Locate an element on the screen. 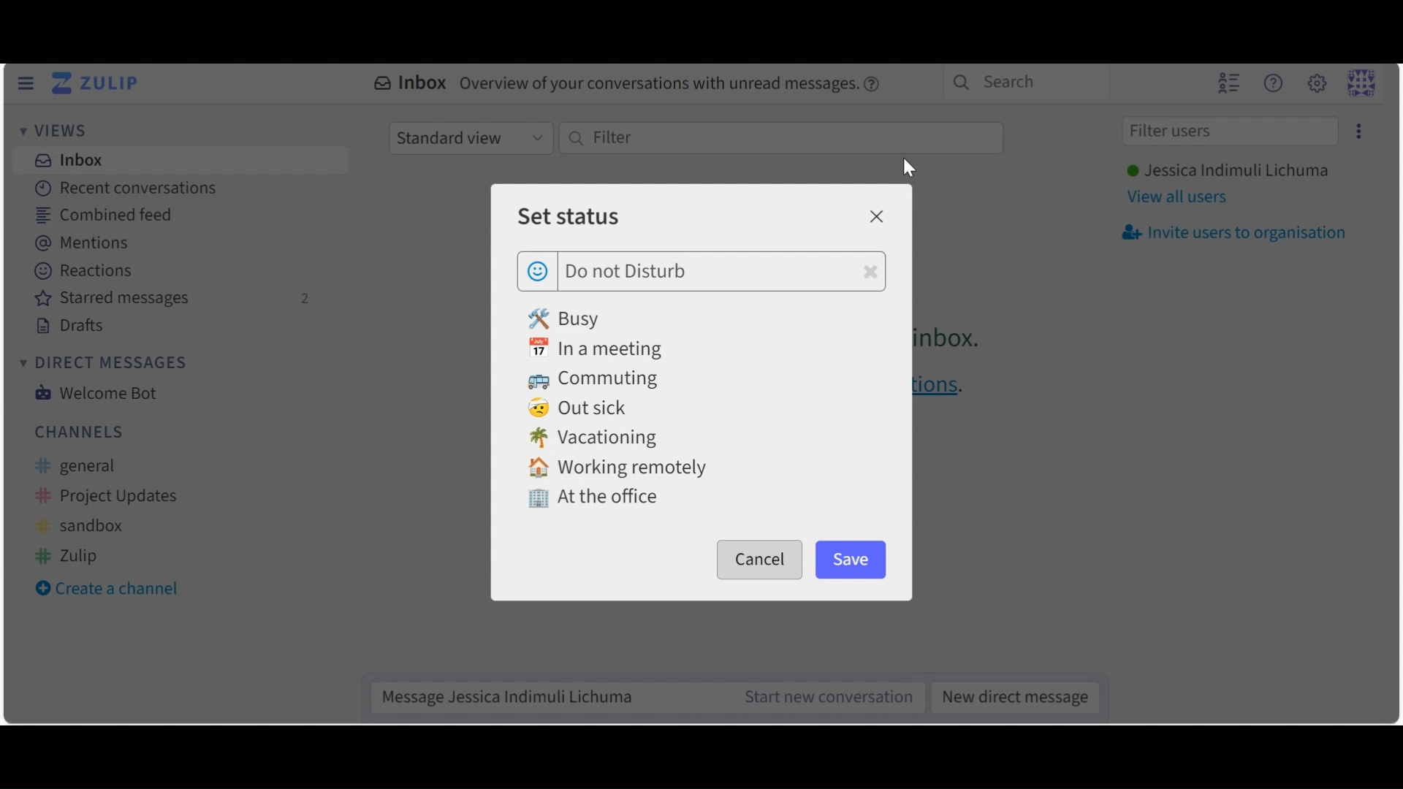 Image resolution: width=1403 pixels, height=789 pixels. Select emoji is located at coordinates (538, 269).